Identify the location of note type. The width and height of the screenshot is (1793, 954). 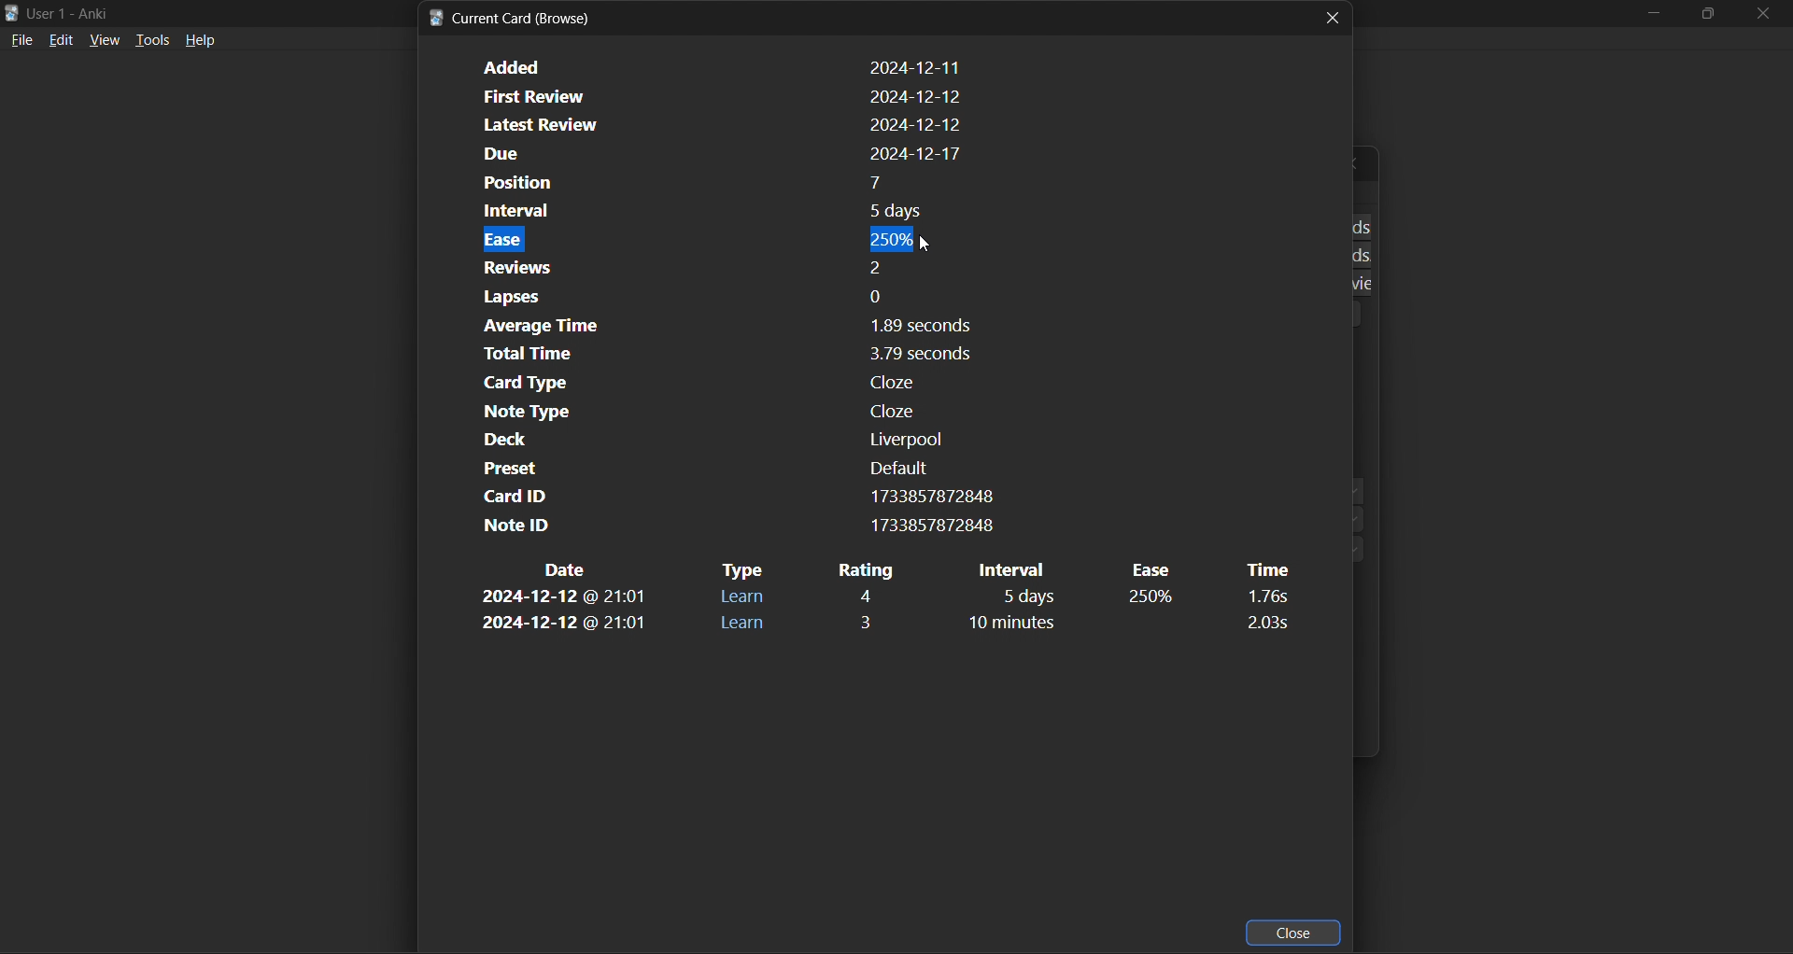
(712, 412).